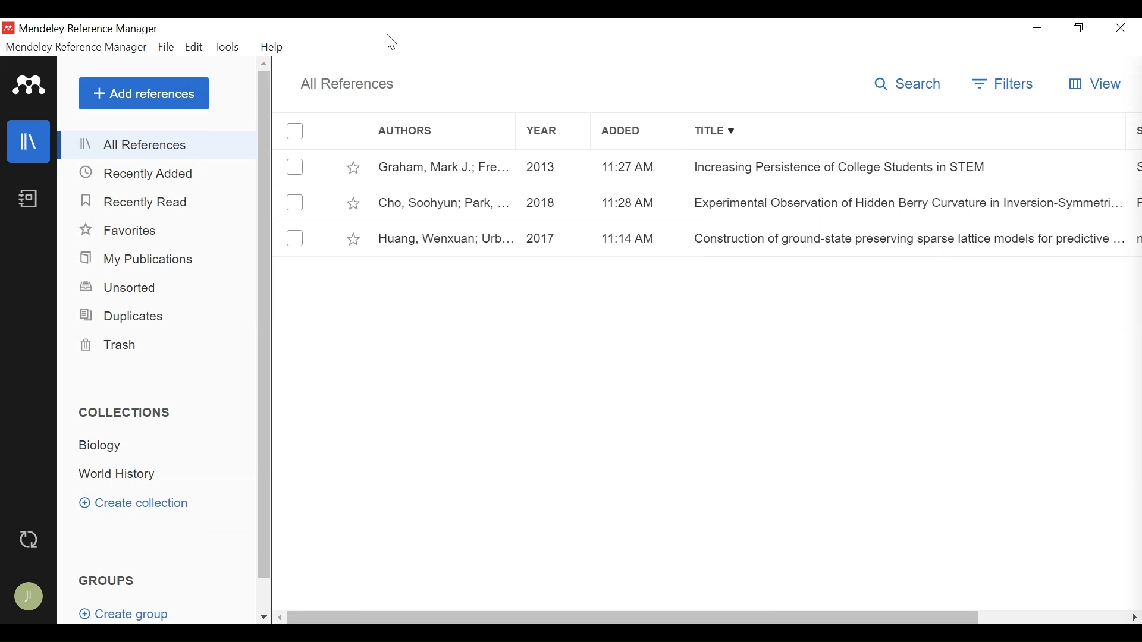  What do you see at coordinates (552, 131) in the screenshot?
I see `Year` at bounding box center [552, 131].